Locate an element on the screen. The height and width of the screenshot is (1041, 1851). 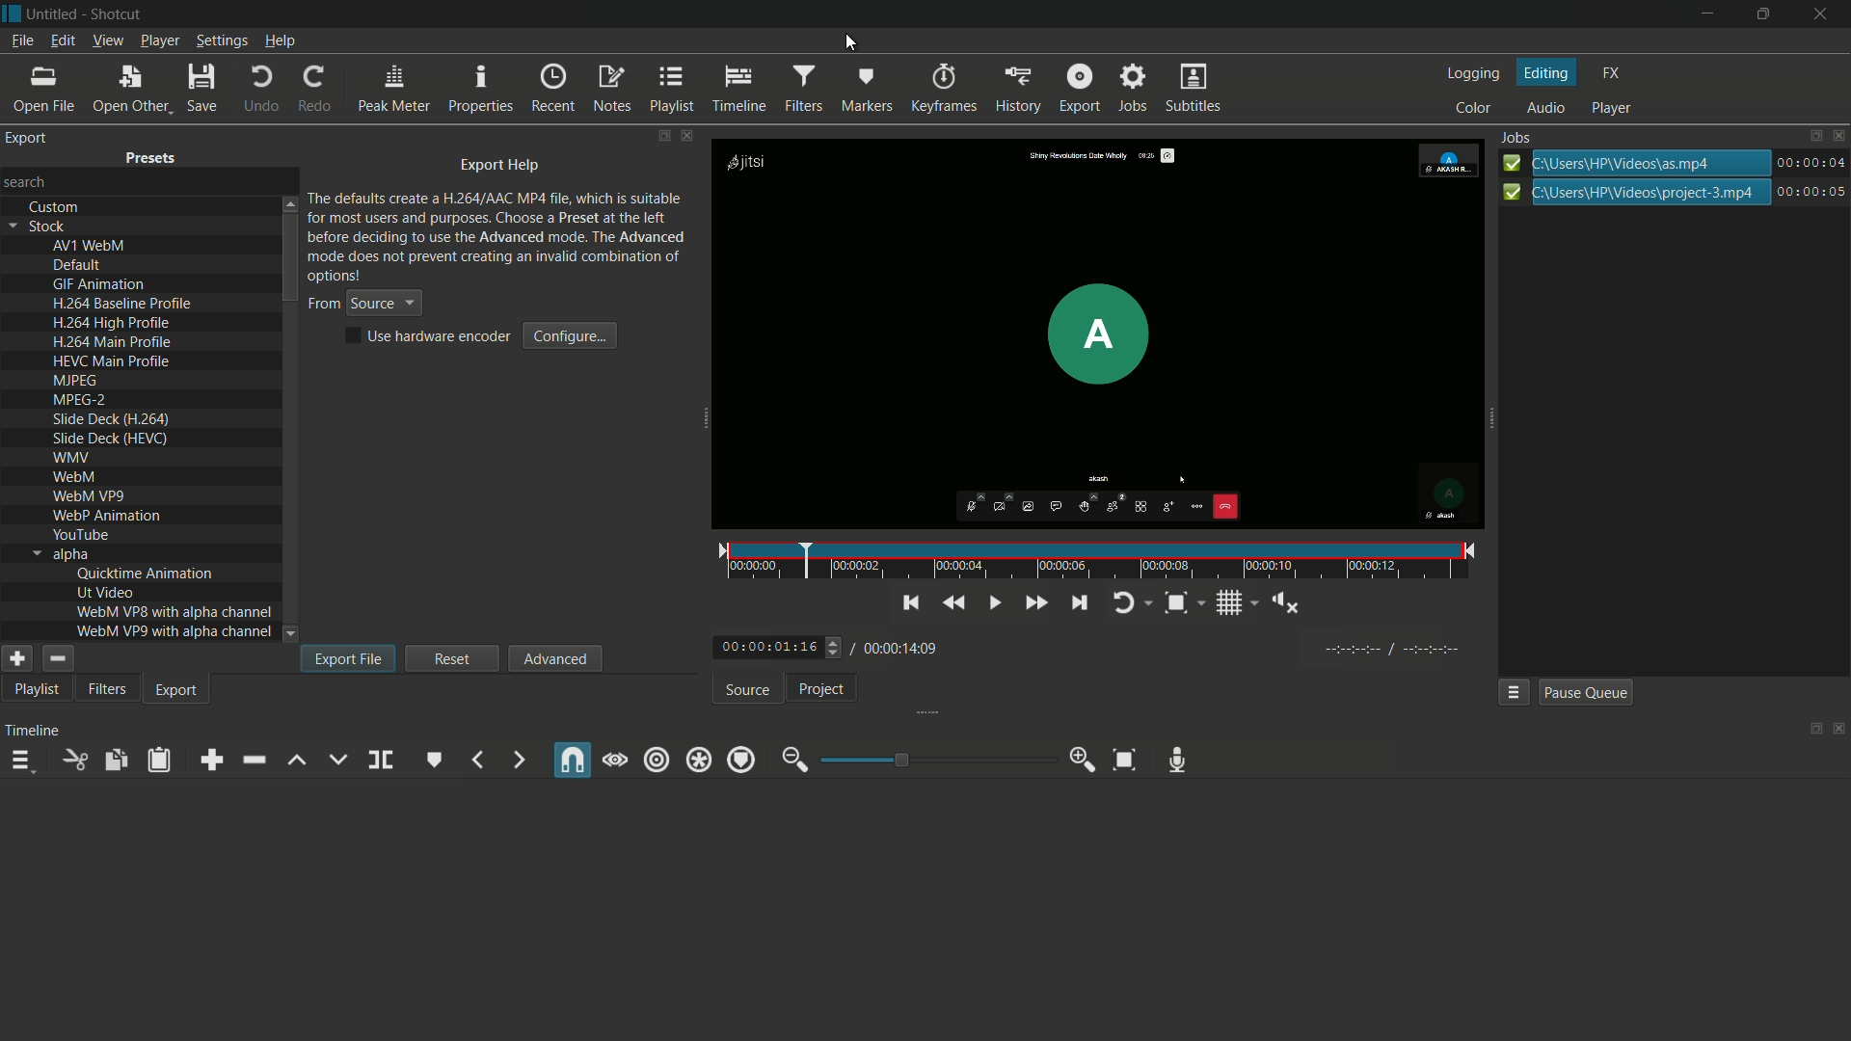
 is located at coordinates (157, 40).